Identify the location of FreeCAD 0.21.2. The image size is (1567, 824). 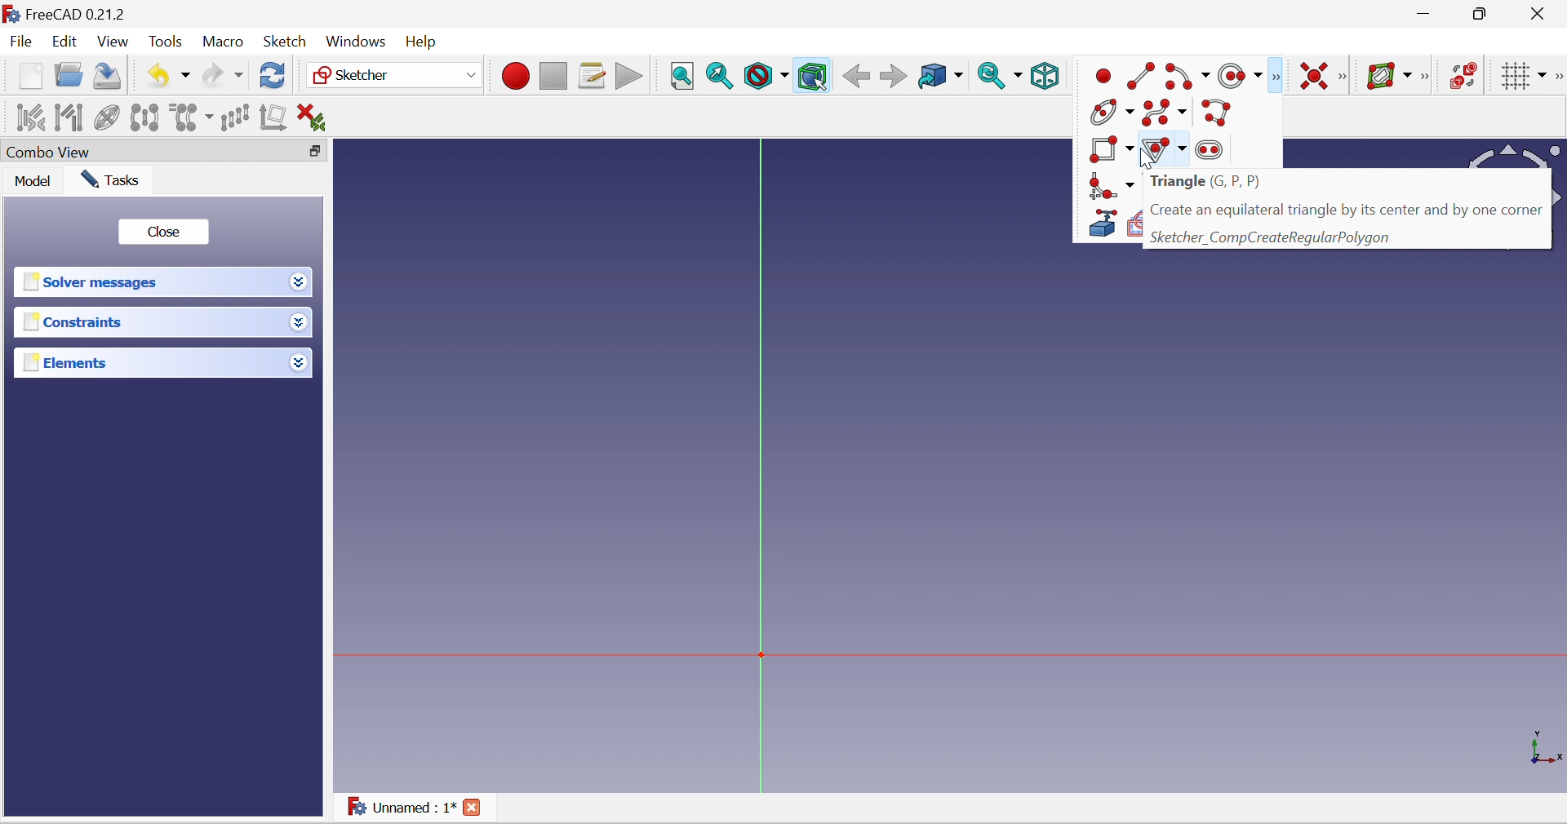
(65, 13).